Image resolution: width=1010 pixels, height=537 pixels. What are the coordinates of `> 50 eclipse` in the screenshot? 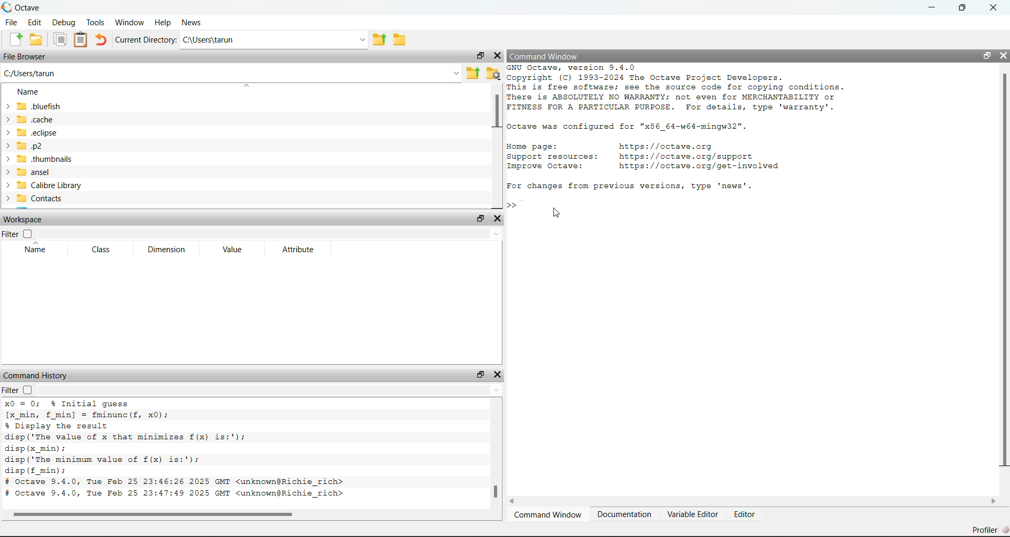 It's located at (34, 133).